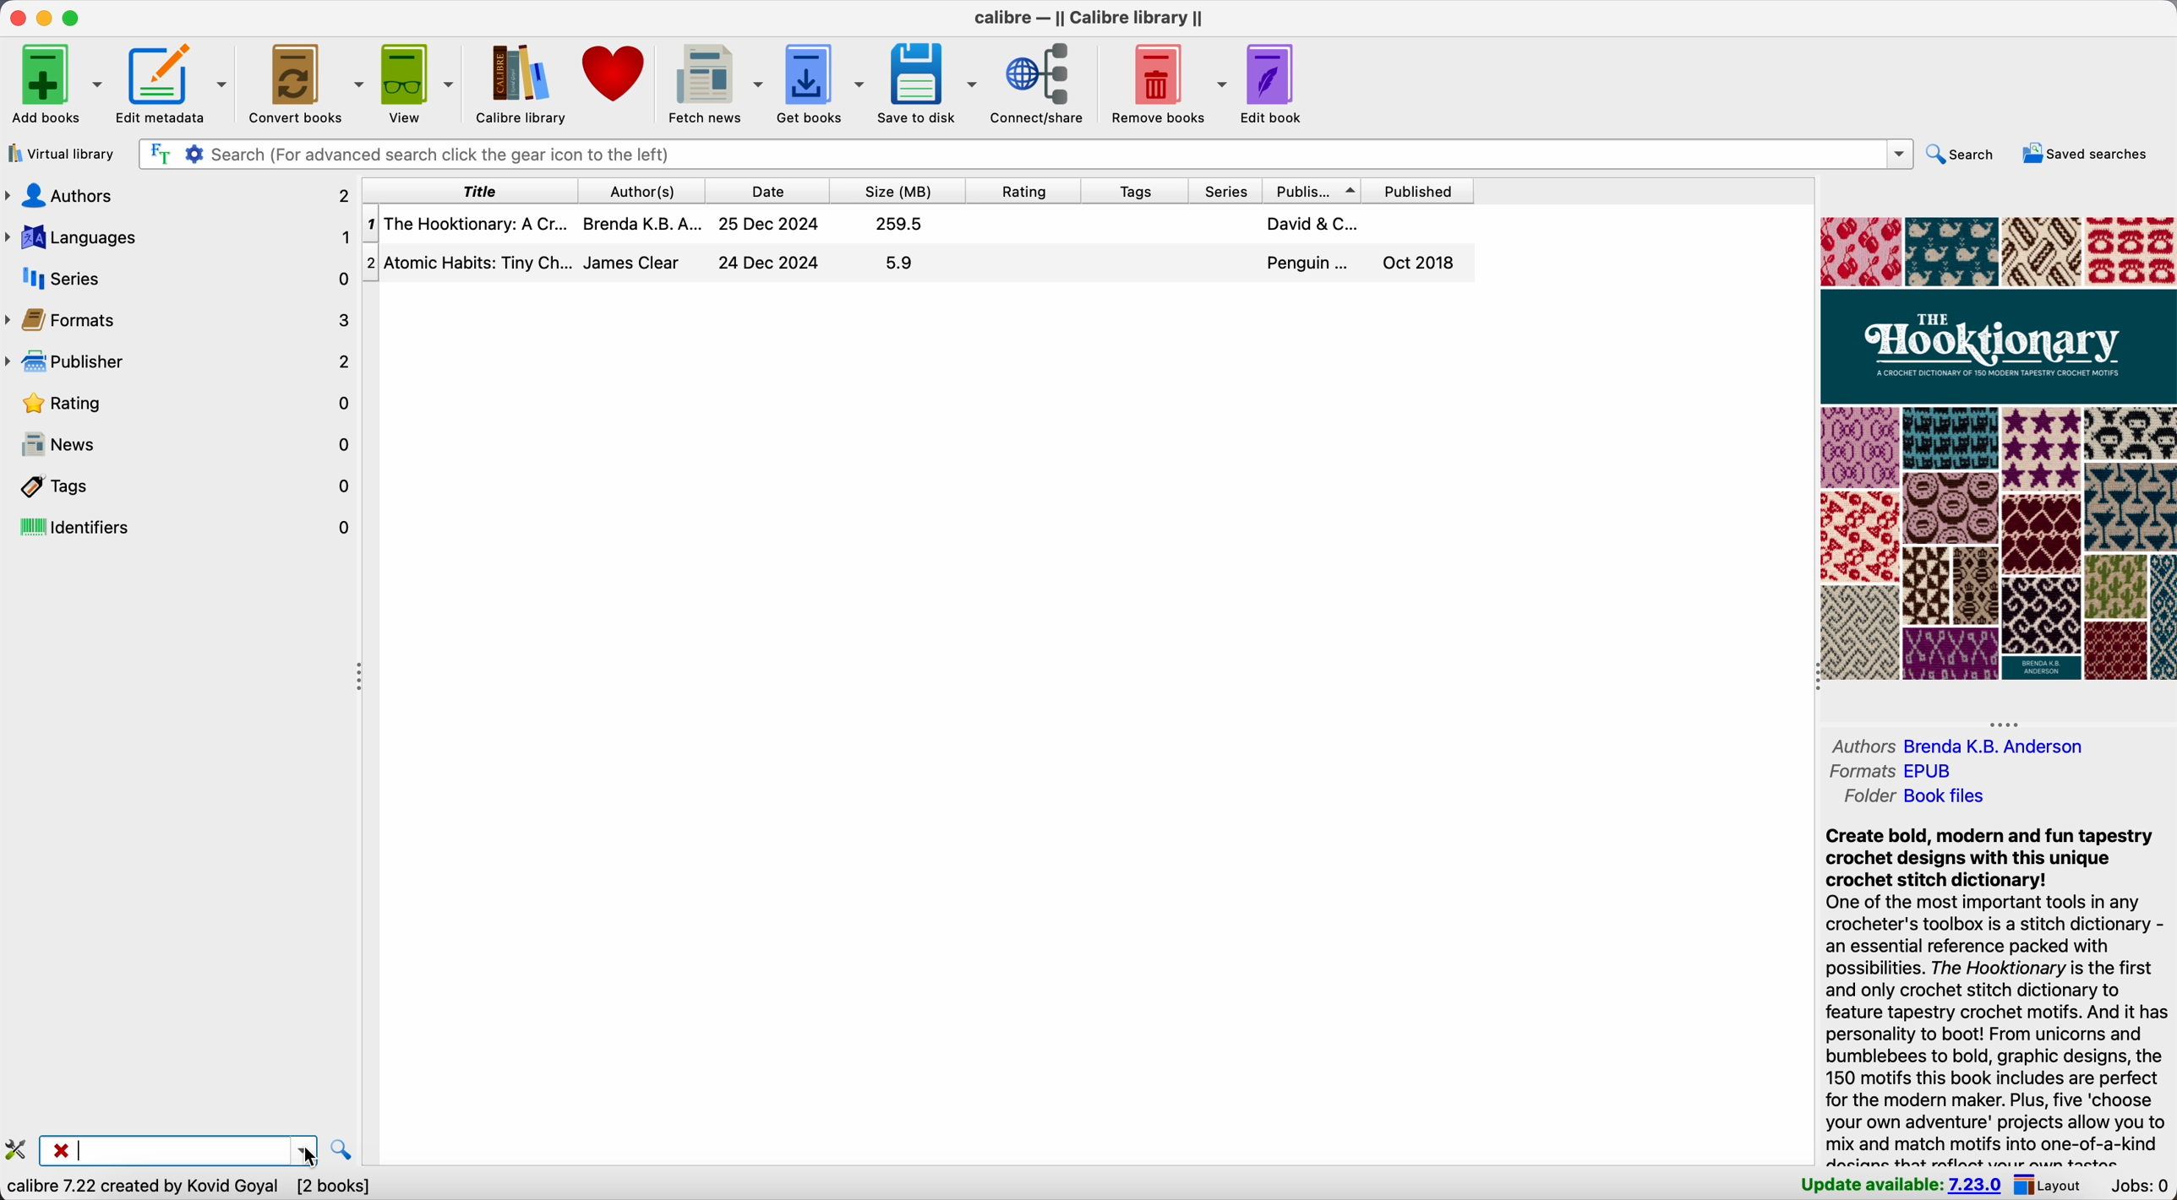  Describe the element at coordinates (178, 278) in the screenshot. I see `series` at that location.